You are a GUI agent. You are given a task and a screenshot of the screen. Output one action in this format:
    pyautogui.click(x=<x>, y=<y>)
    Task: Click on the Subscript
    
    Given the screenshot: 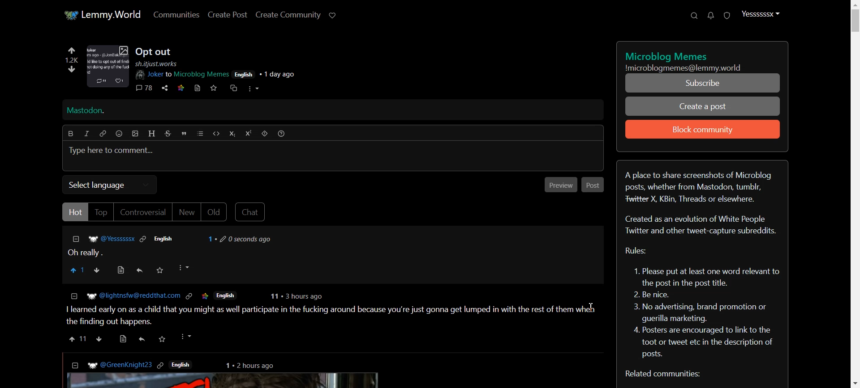 What is the action you would take?
    pyautogui.click(x=232, y=134)
    